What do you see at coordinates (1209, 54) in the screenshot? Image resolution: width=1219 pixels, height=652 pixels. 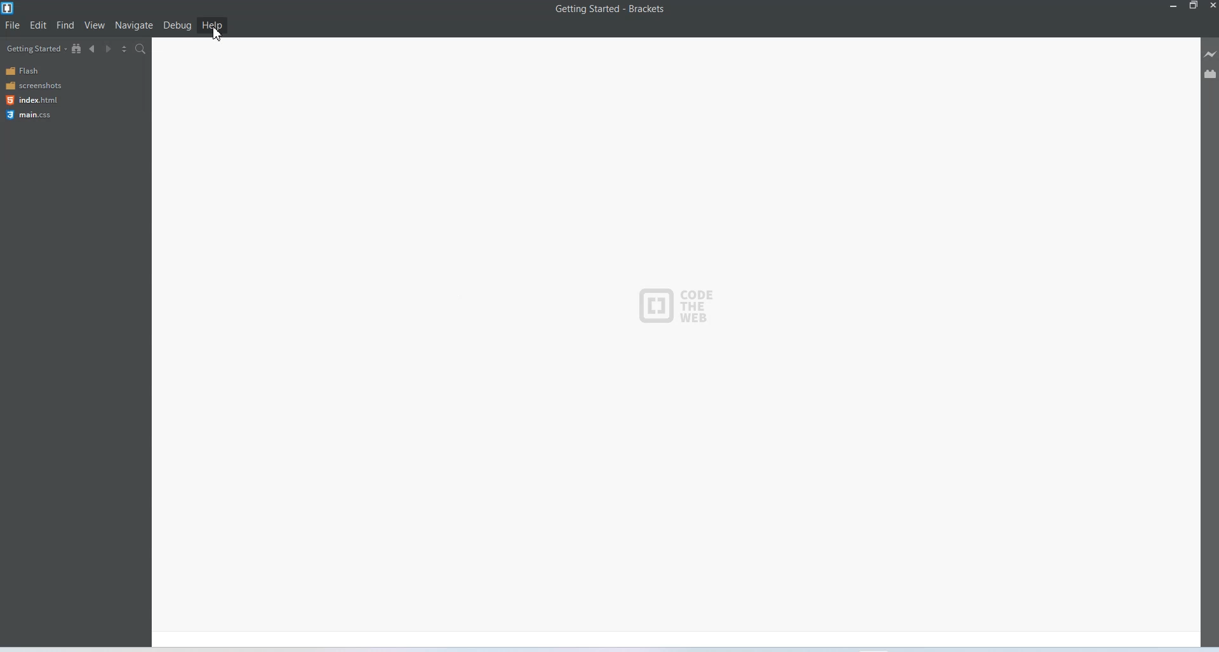 I see `Live Preview` at bounding box center [1209, 54].